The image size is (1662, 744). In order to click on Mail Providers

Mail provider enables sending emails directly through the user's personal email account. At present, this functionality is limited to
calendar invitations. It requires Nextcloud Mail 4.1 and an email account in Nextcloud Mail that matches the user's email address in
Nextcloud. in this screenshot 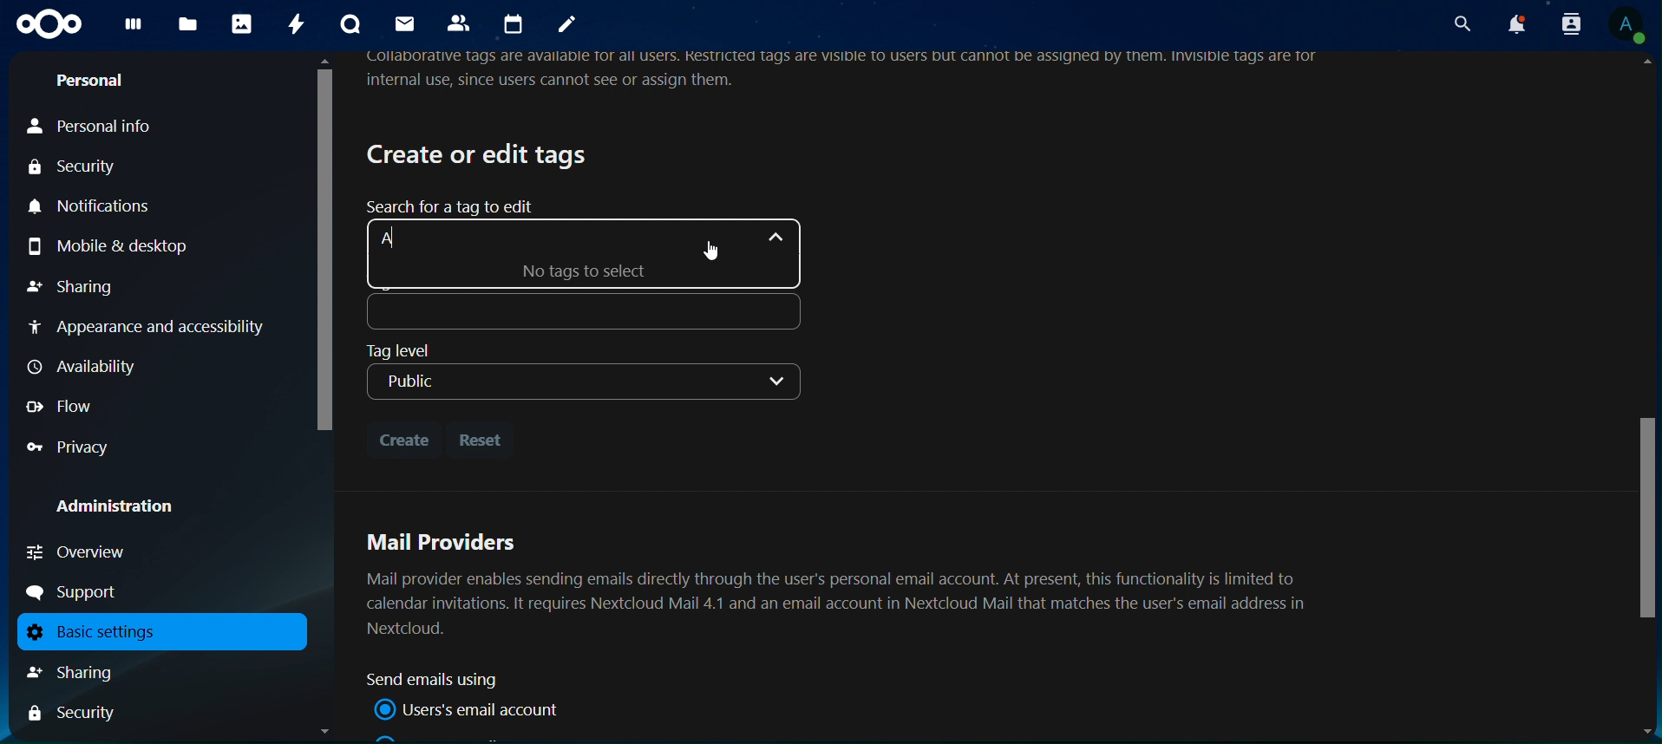, I will do `click(843, 582)`.